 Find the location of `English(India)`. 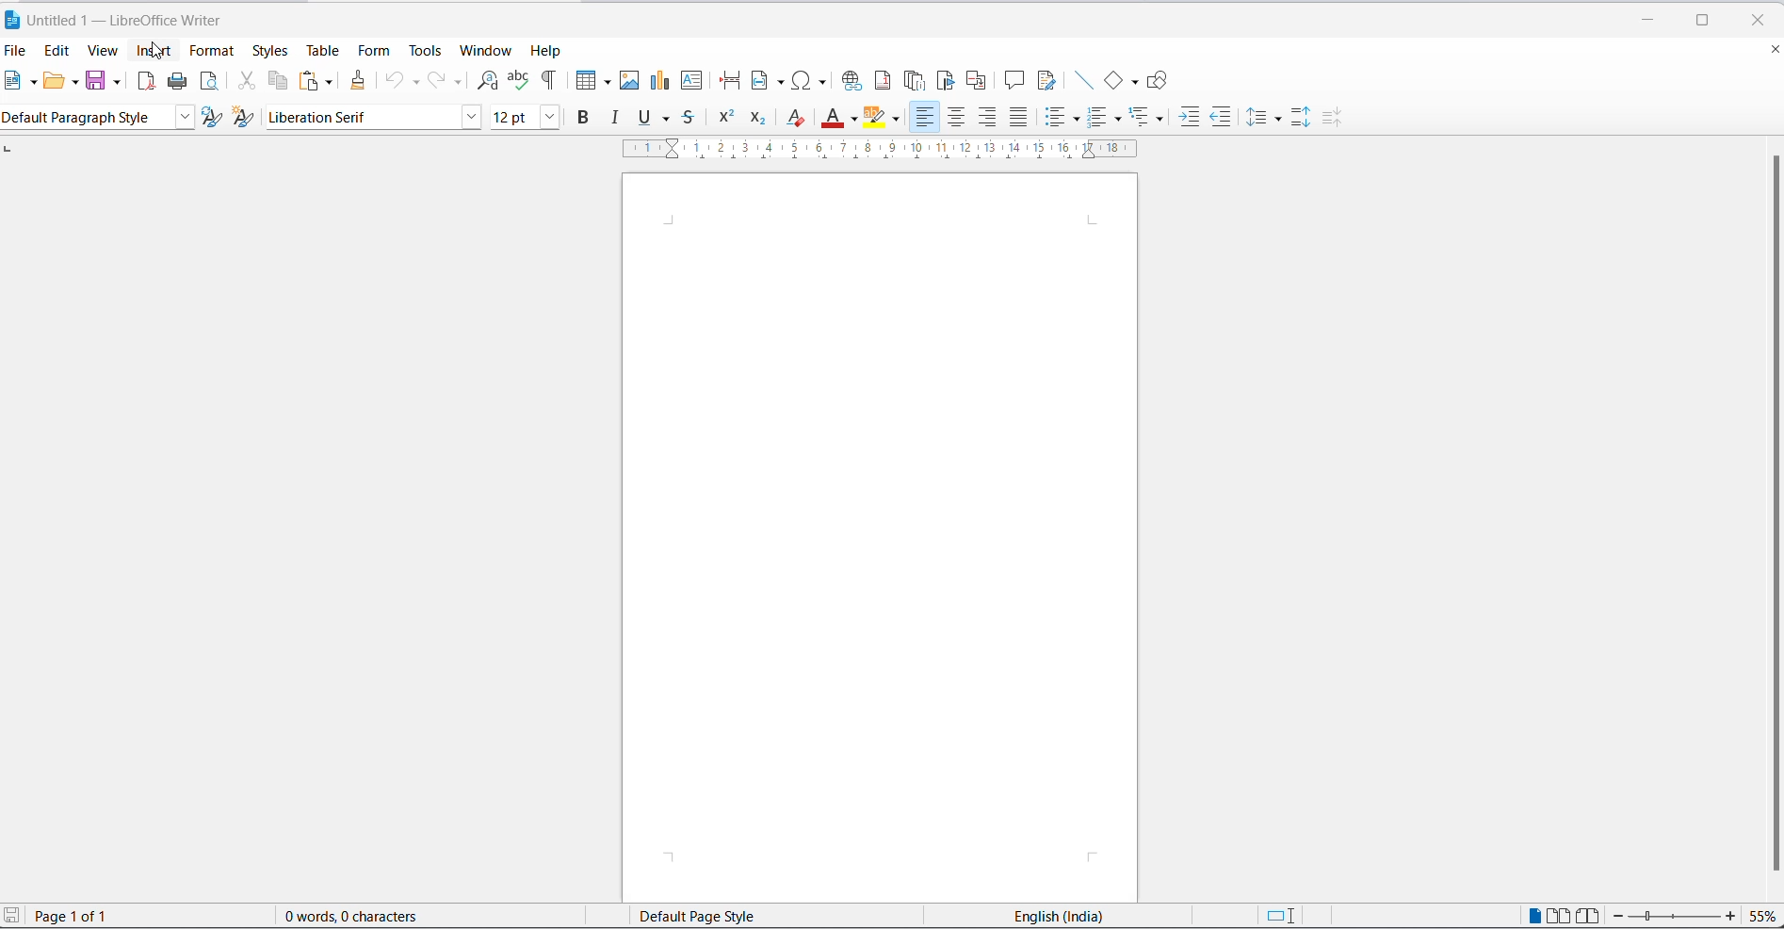

English(India) is located at coordinates (1040, 915).